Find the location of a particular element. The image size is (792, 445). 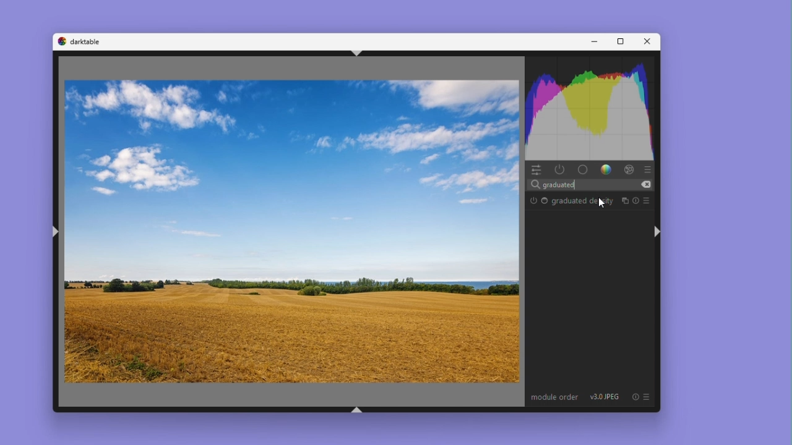

darktable is located at coordinates (88, 41).